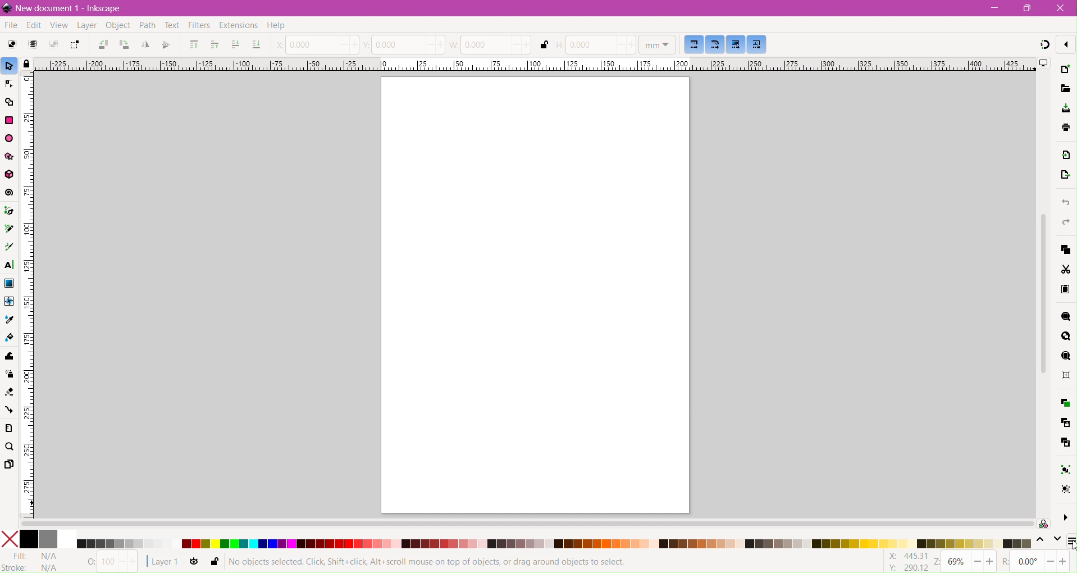 This screenshot has width=1077, height=573. What do you see at coordinates (10, 156) in the screenshot?
I see `Star/Polygon Tool` at bounding box center [10, 156].